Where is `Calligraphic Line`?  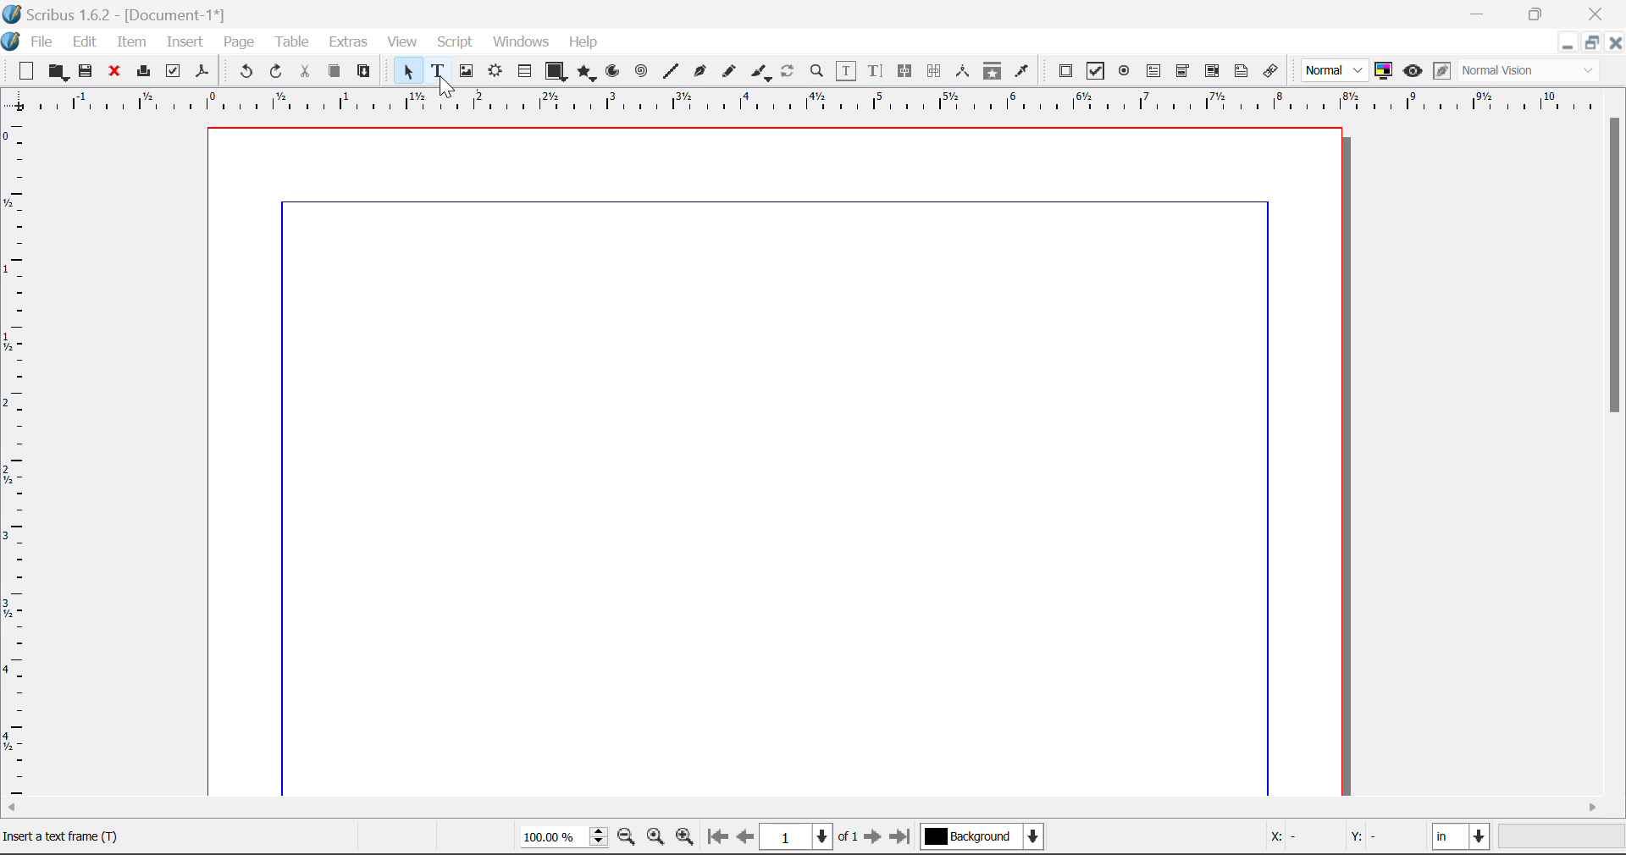
Calligraphic Line is located at coordinates (757, 72).